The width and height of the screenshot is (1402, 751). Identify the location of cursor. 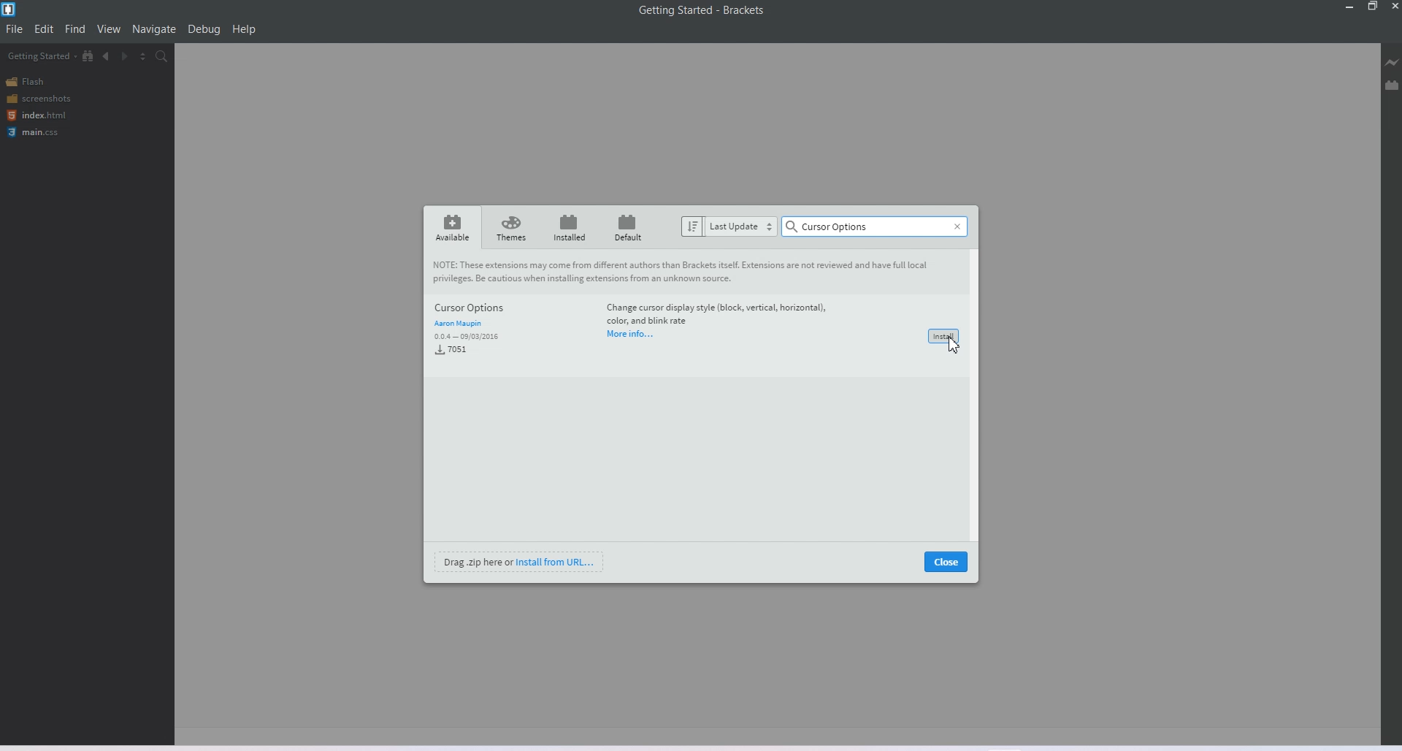
(954, 347).